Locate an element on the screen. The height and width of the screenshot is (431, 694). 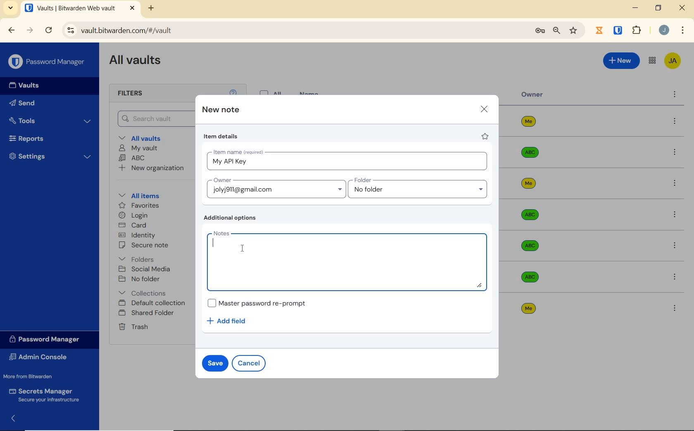
login is located at coordinates (135, 216).